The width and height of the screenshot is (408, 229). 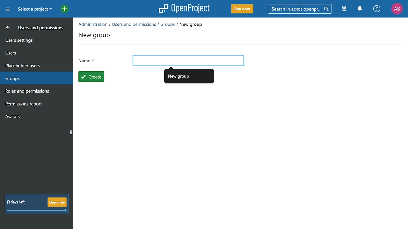 I want to click on Path to current location "Administration/Users and permissions/Groups/New group", so click(x=141, y=24).